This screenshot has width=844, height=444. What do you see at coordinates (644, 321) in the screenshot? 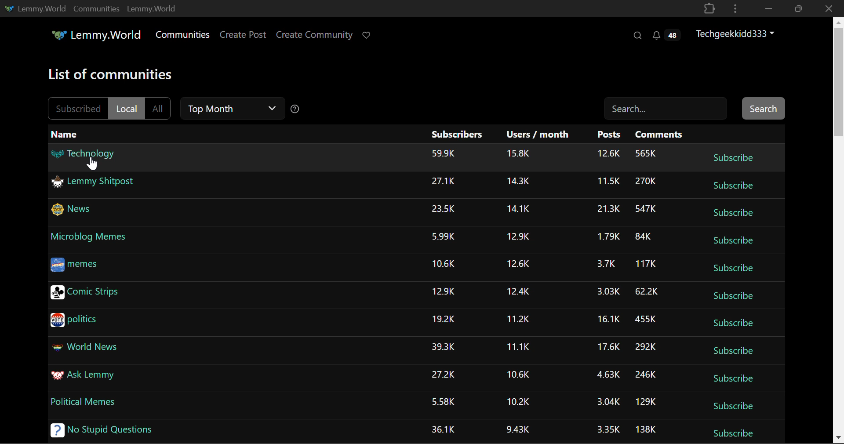
I see `Amount ` at bounding box center [644, 321].